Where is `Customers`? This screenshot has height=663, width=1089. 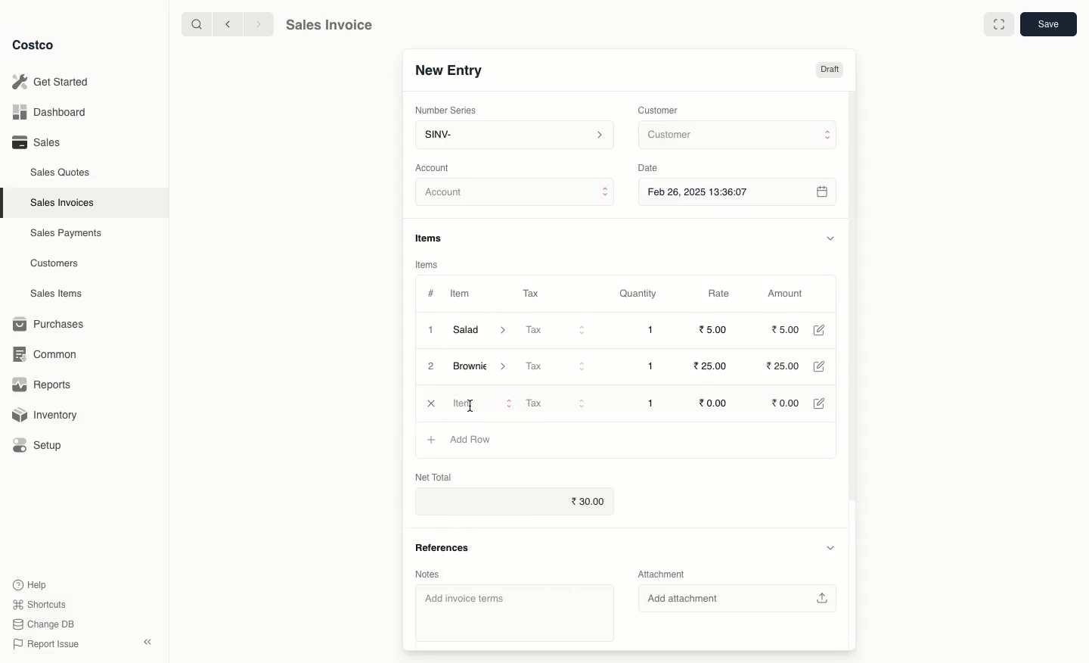 Customers is located at coordinates (54, 263).